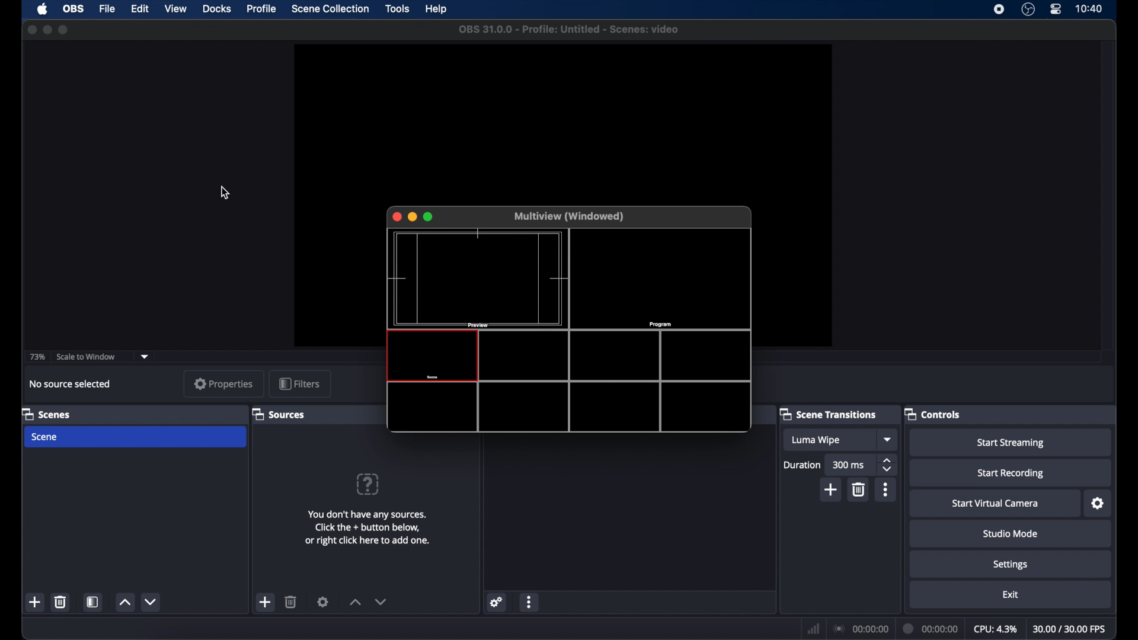  Describe the element at coordinates (1098, 504) in the screenshot. I see `settings` at that location.